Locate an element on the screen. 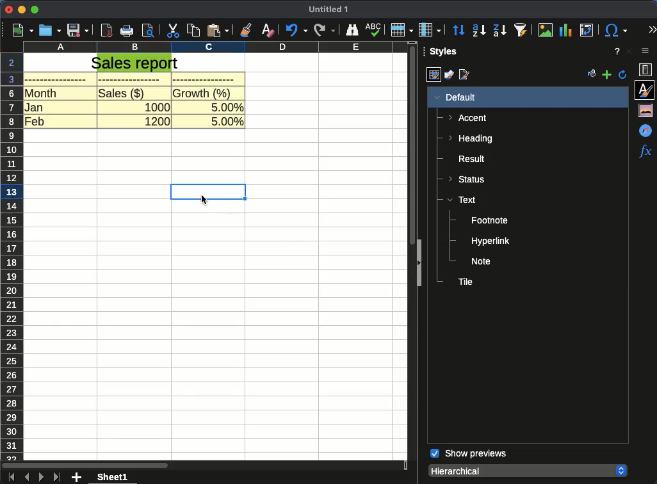 This screenshot has height=484, width=657. finder is located at coordinates (351, 30).